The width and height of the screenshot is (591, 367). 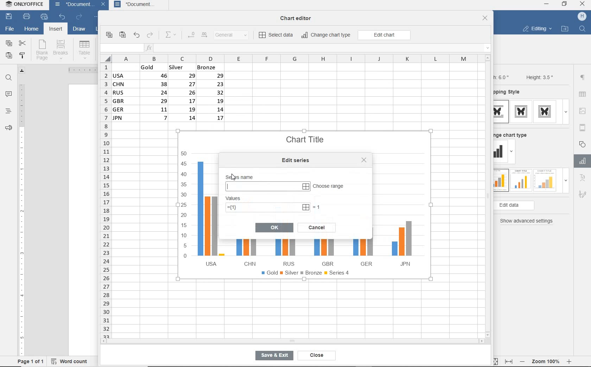 What do you see at coordinates (62, 50) in the screenshot?
I see `breaks` at bounding box center [62, 50].